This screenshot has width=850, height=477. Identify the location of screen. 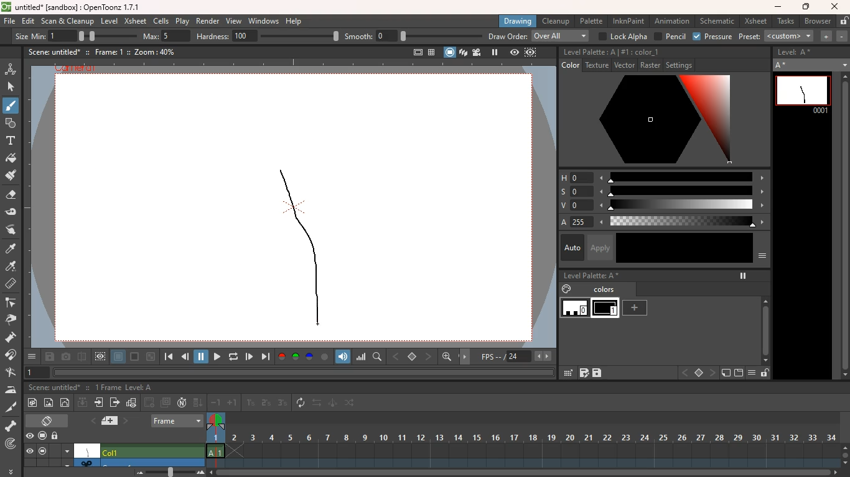
(739, 373).